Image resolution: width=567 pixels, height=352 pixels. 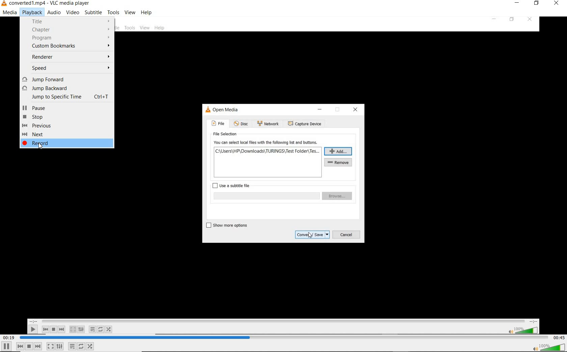 I want to click on restore down, so click(x=538, y=3).